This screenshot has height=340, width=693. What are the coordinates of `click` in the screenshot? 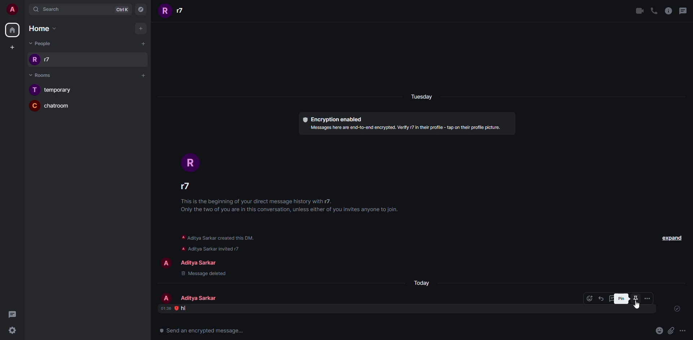 It's located at (636, 298).